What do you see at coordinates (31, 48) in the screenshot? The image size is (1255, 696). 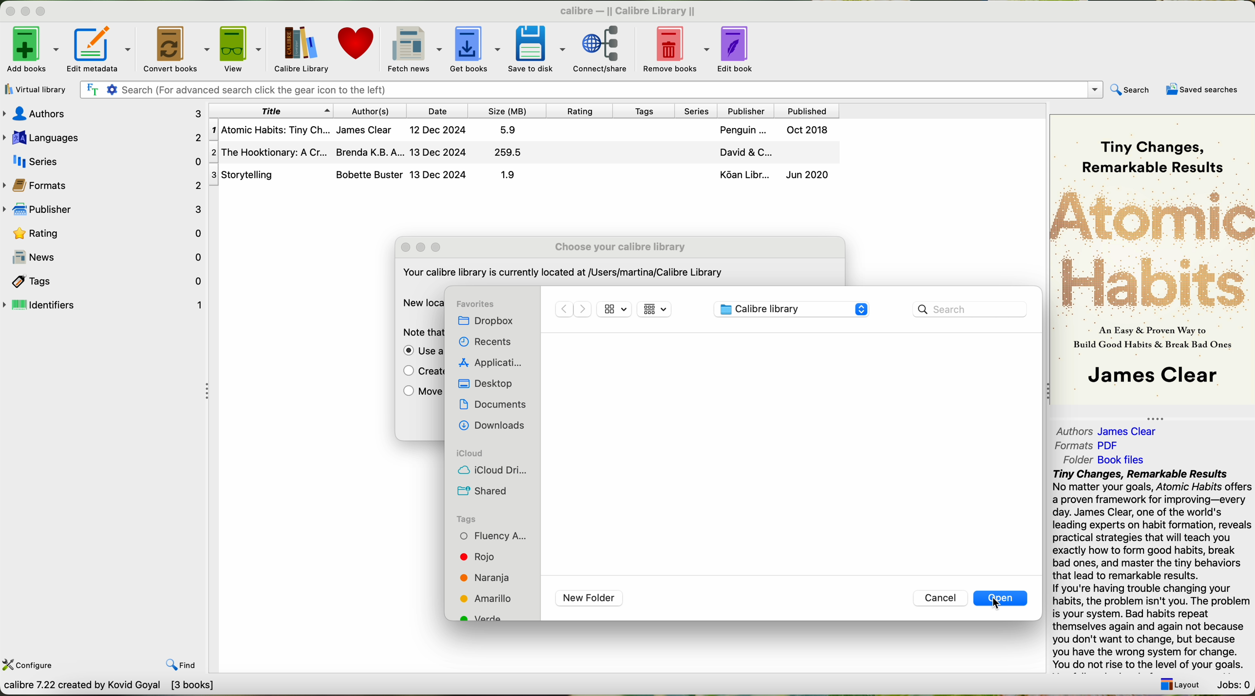 I see `add books` at bounding box center [31, 48].